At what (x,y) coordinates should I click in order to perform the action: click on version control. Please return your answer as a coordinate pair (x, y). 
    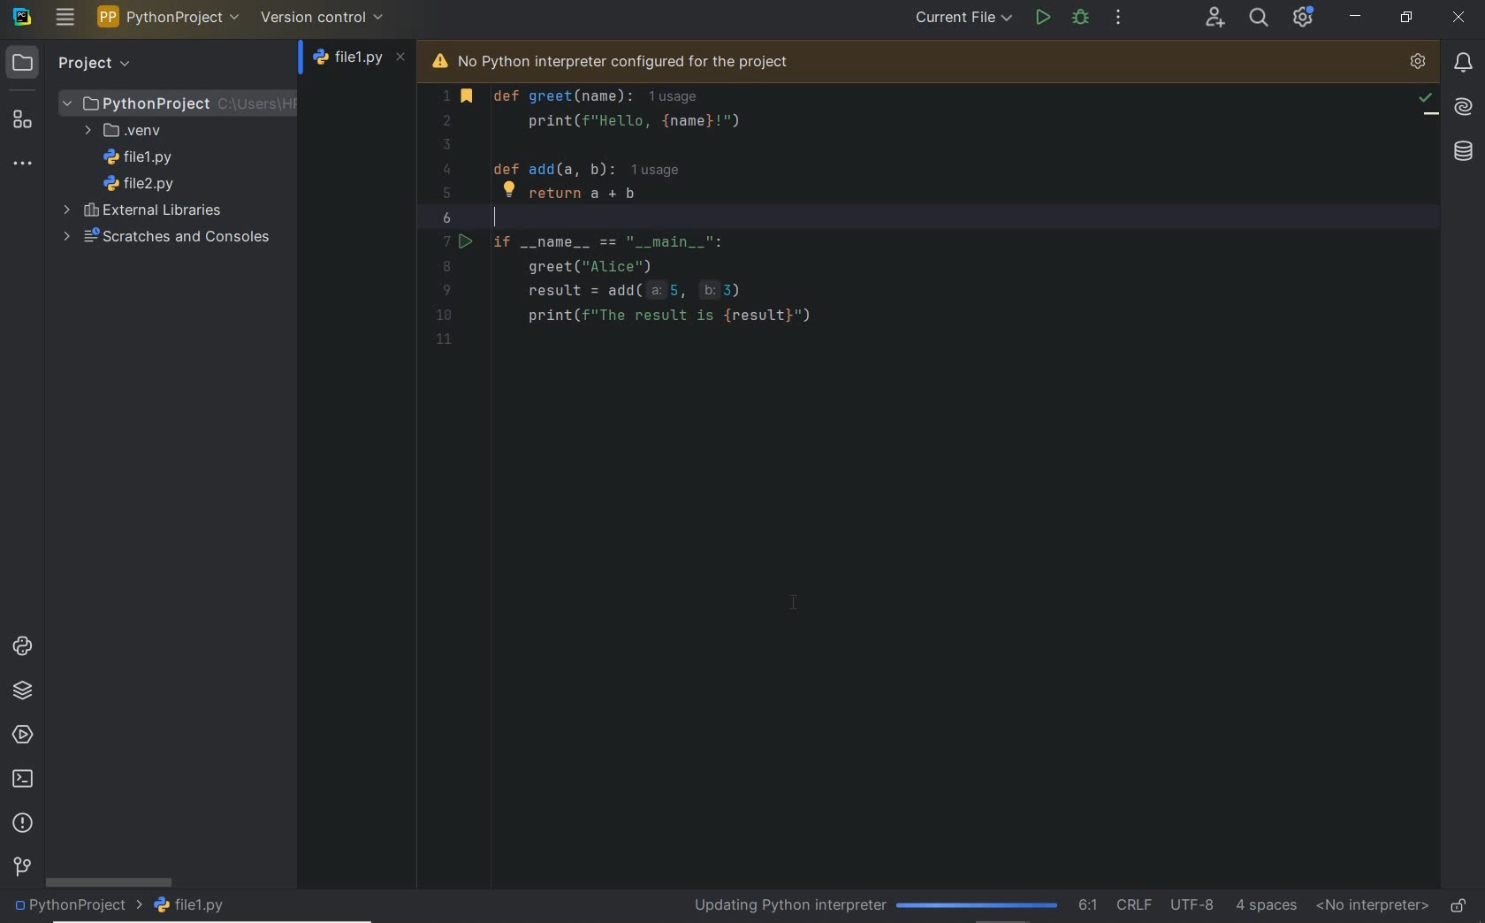
    Looking at the image, I should click on (21, 868).